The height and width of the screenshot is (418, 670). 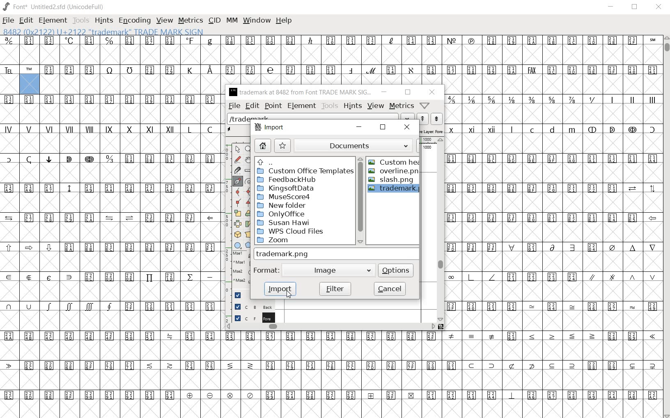 I want to click on minimize, so click(x=359, y=126).